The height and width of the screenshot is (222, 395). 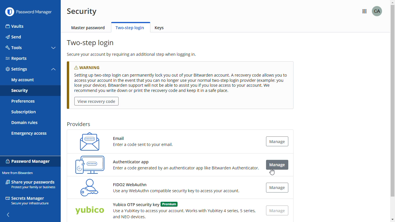 What do you see at coordinates (93, 66) in the screenshot?
I see `warning` at bounding box center [93, 66].